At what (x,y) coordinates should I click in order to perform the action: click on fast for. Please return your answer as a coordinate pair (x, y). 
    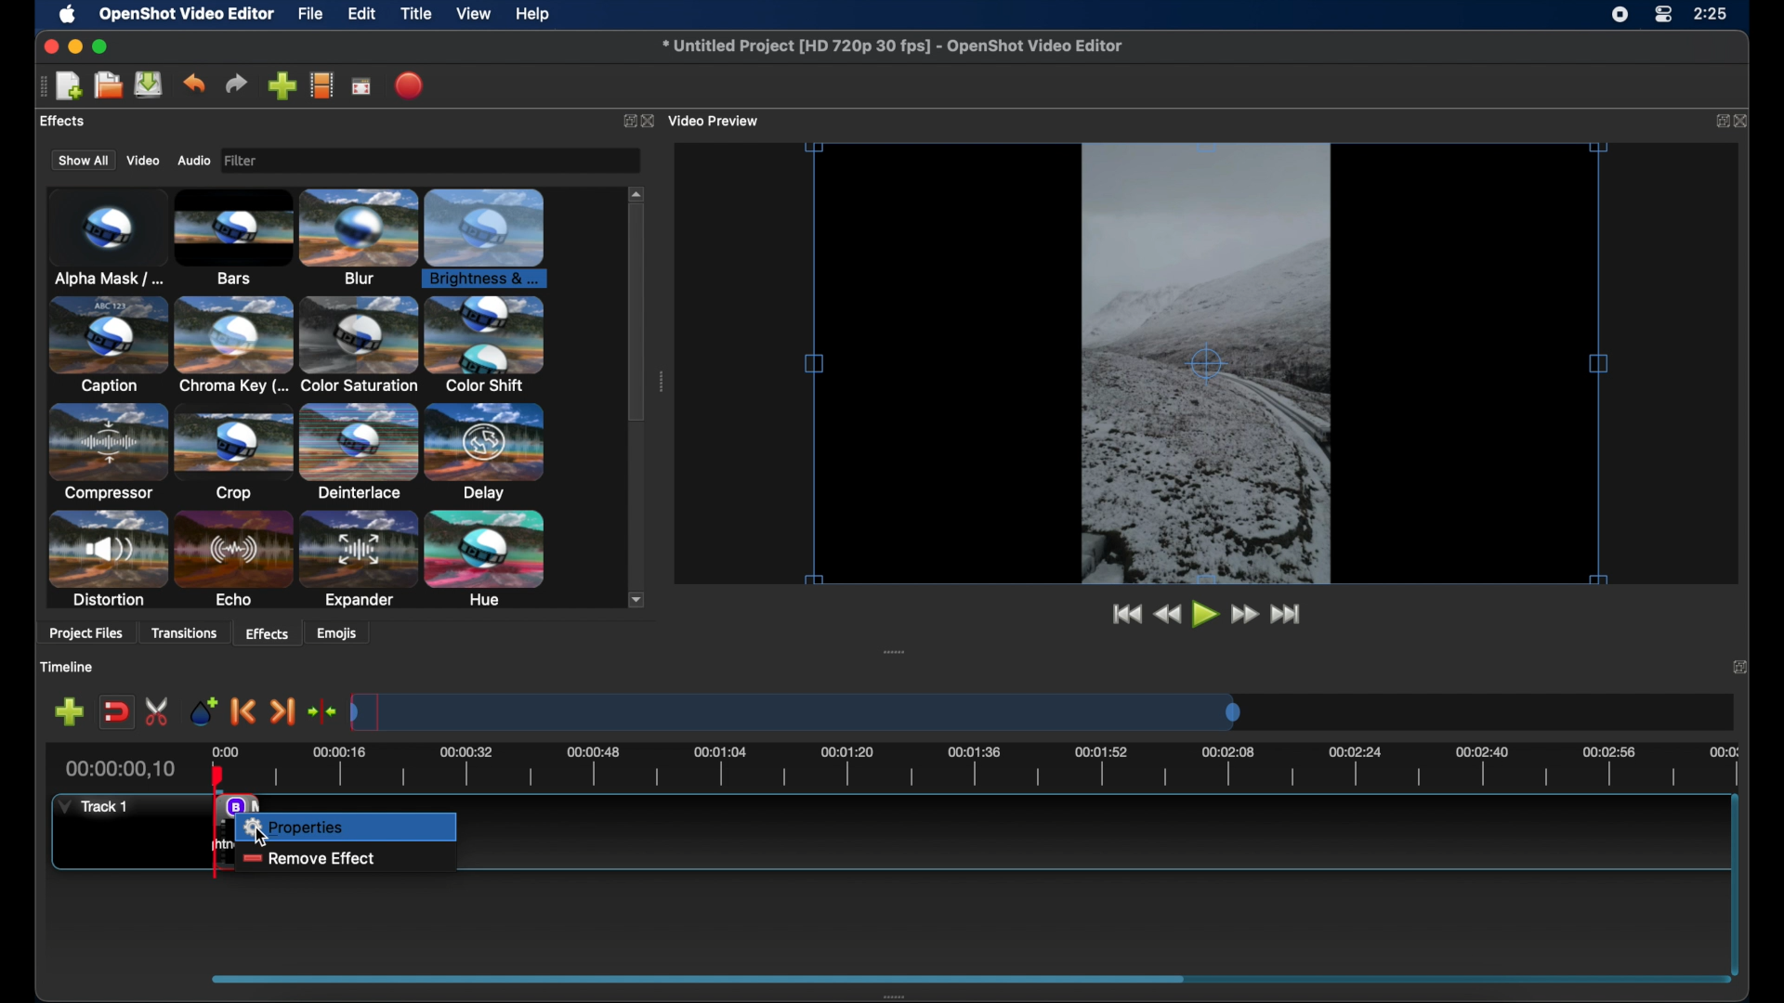
    Looking at the image, I should click on (1244, 615).